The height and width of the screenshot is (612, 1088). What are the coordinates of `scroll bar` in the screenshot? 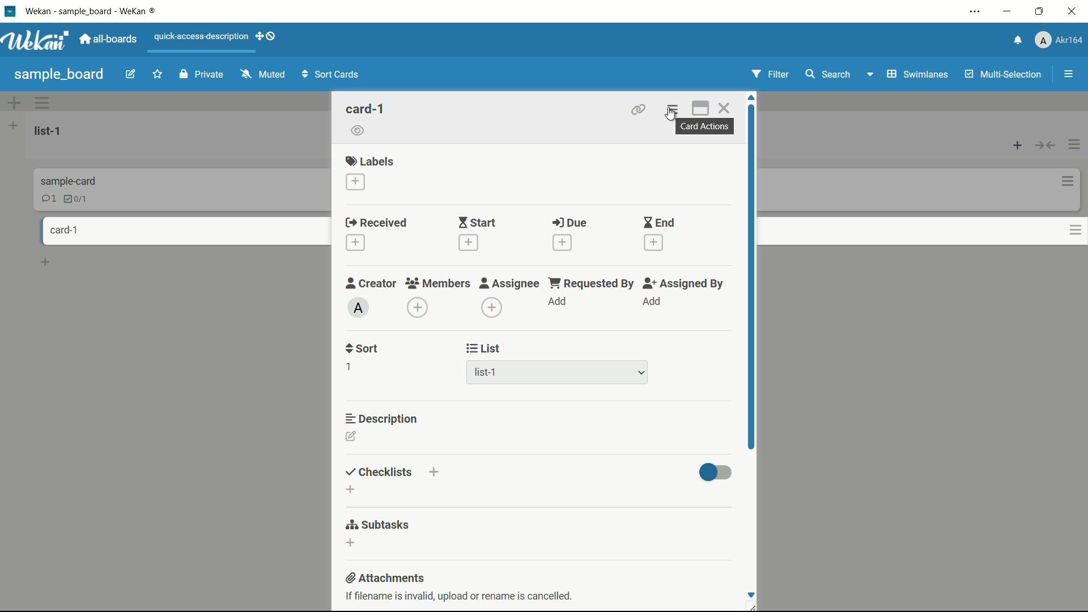 It's located at (751, 275).